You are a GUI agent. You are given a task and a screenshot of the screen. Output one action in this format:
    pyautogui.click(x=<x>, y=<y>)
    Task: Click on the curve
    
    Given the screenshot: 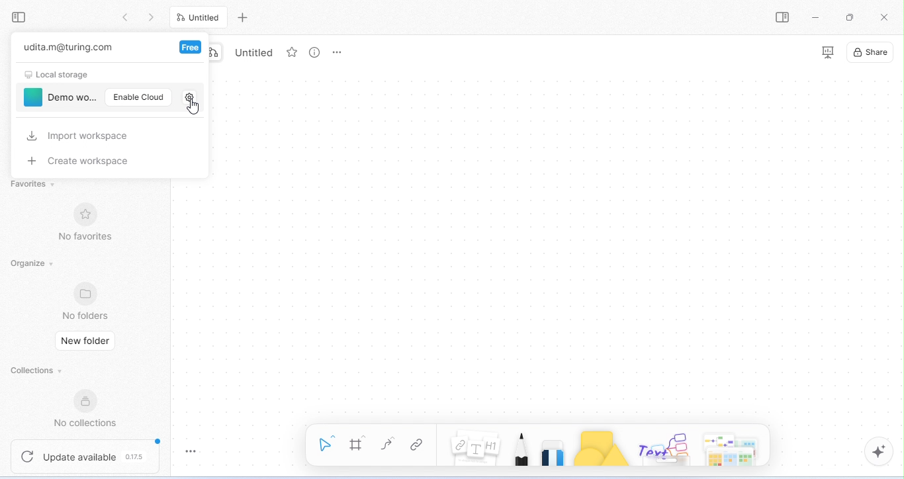 What is the action you would take?
    pyautogui.click(x=388, y=444)
    